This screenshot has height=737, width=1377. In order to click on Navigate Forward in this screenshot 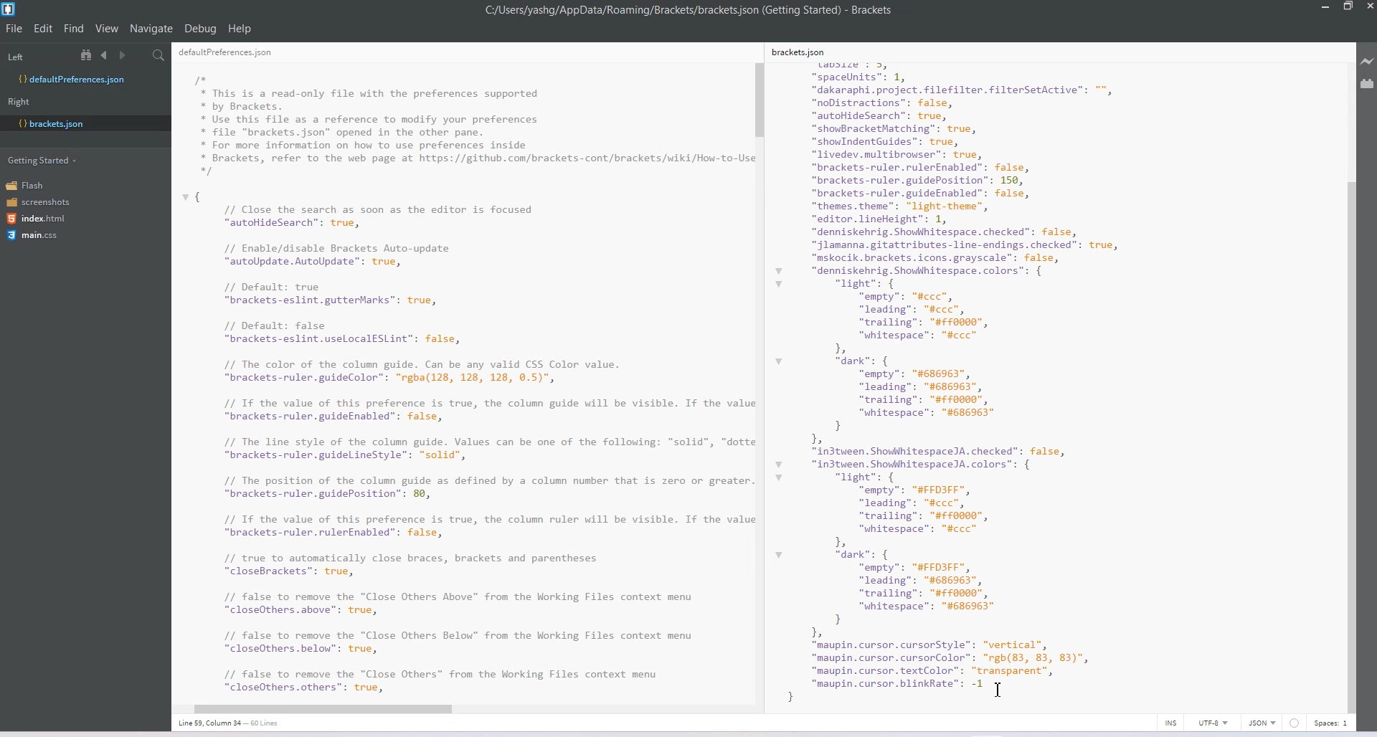, I will do `click(124, 56)`.